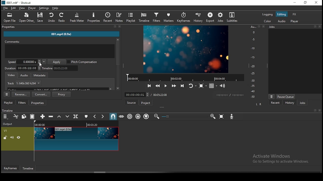 The image size is (323, 181). Describe the element at coordinates (16, 3) in the screenshot. I see `icon and file name` at that location.